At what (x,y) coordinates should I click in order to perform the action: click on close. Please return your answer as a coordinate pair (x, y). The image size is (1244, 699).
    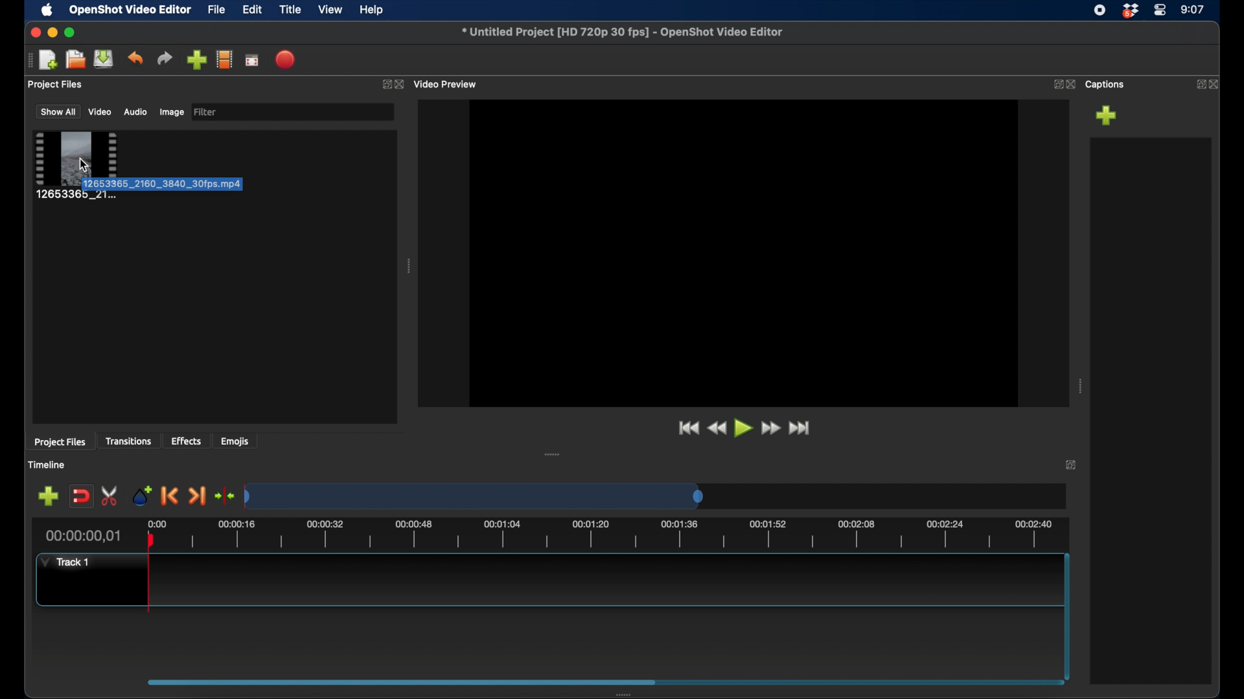
    Looking at the image, I should click on (1071, 84).